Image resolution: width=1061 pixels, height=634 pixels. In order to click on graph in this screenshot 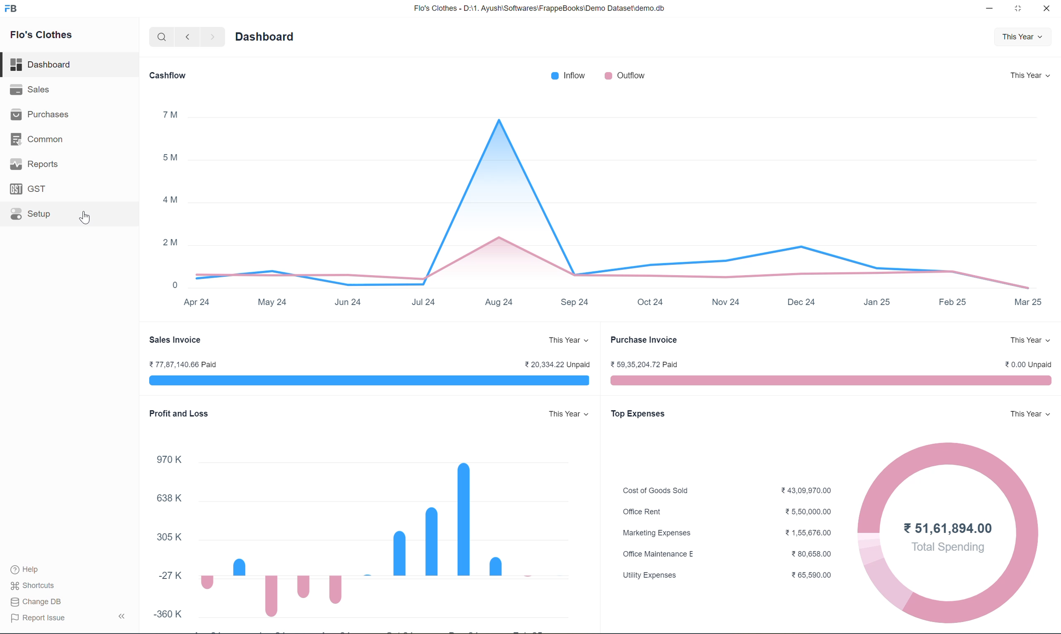, I will do `click(618, 199)`.